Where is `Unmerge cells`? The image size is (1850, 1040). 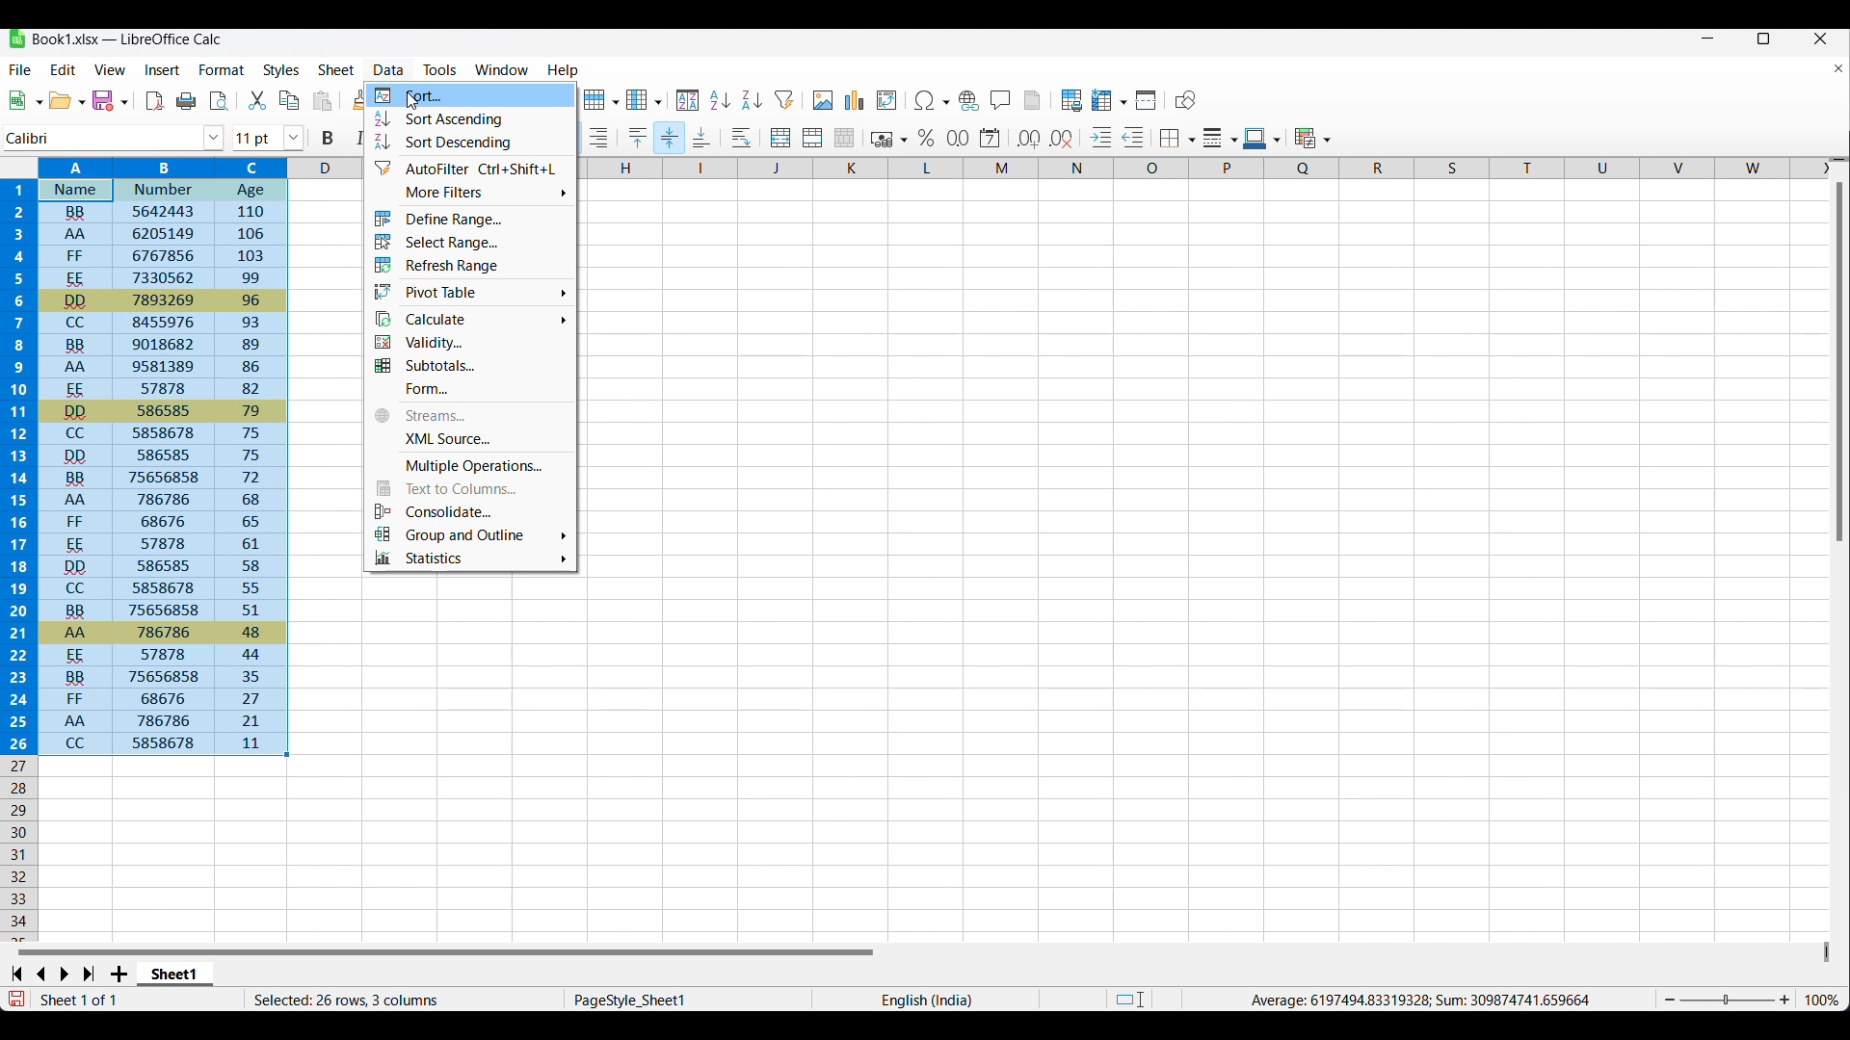 Unmerge cells is located at coordinates (845, 138).